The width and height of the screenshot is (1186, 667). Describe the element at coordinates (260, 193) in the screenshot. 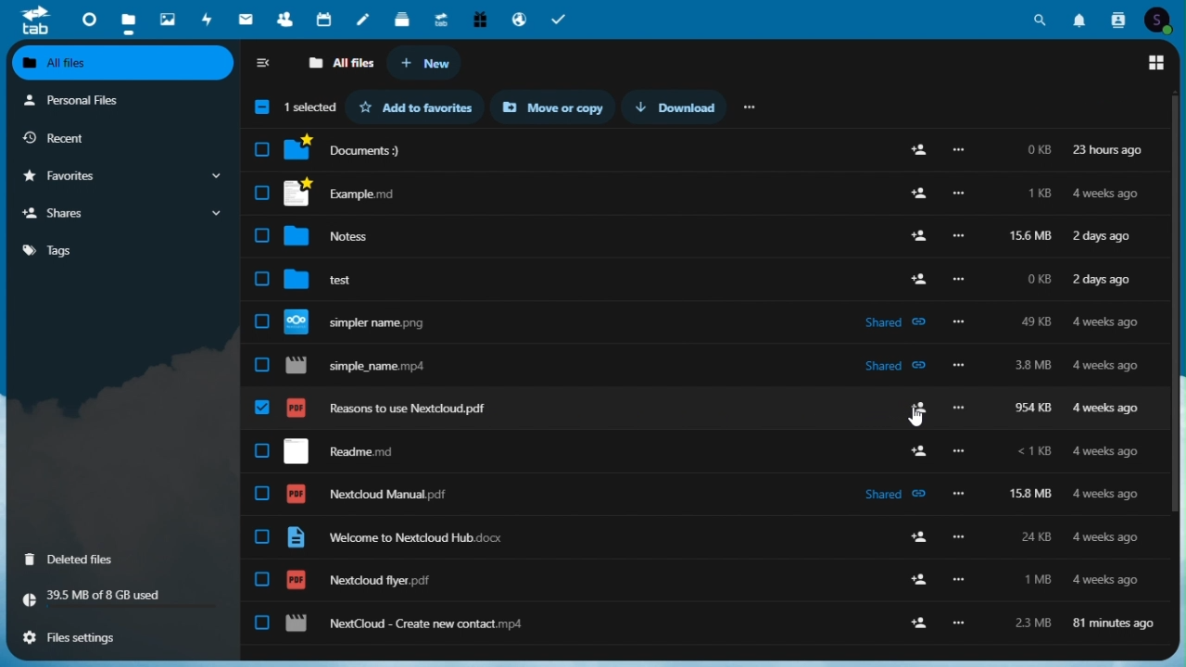

I see `` at that location.